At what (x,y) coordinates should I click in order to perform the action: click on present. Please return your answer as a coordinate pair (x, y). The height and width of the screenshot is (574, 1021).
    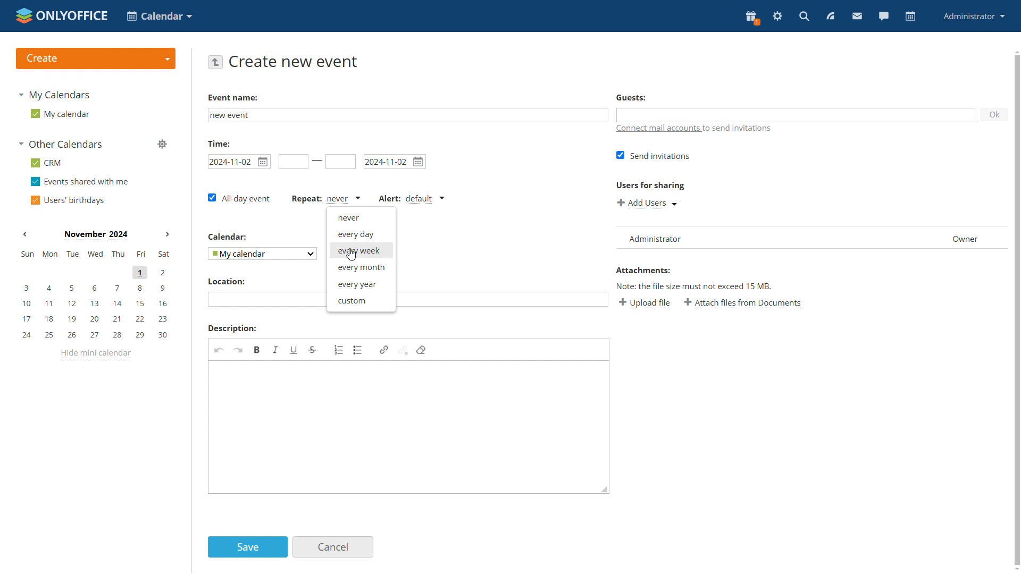
    Looking at the image, I should click on (752, 18).